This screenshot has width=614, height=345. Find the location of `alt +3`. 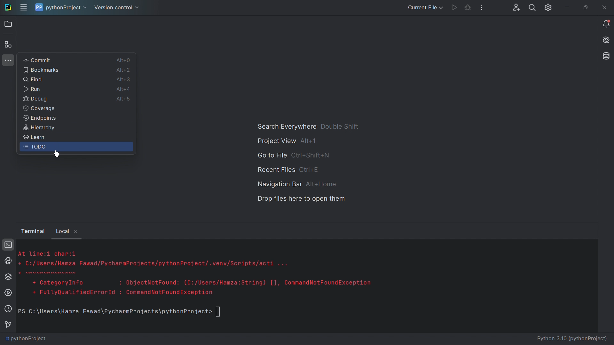

alt +3 is located at coordinates (124, 79).